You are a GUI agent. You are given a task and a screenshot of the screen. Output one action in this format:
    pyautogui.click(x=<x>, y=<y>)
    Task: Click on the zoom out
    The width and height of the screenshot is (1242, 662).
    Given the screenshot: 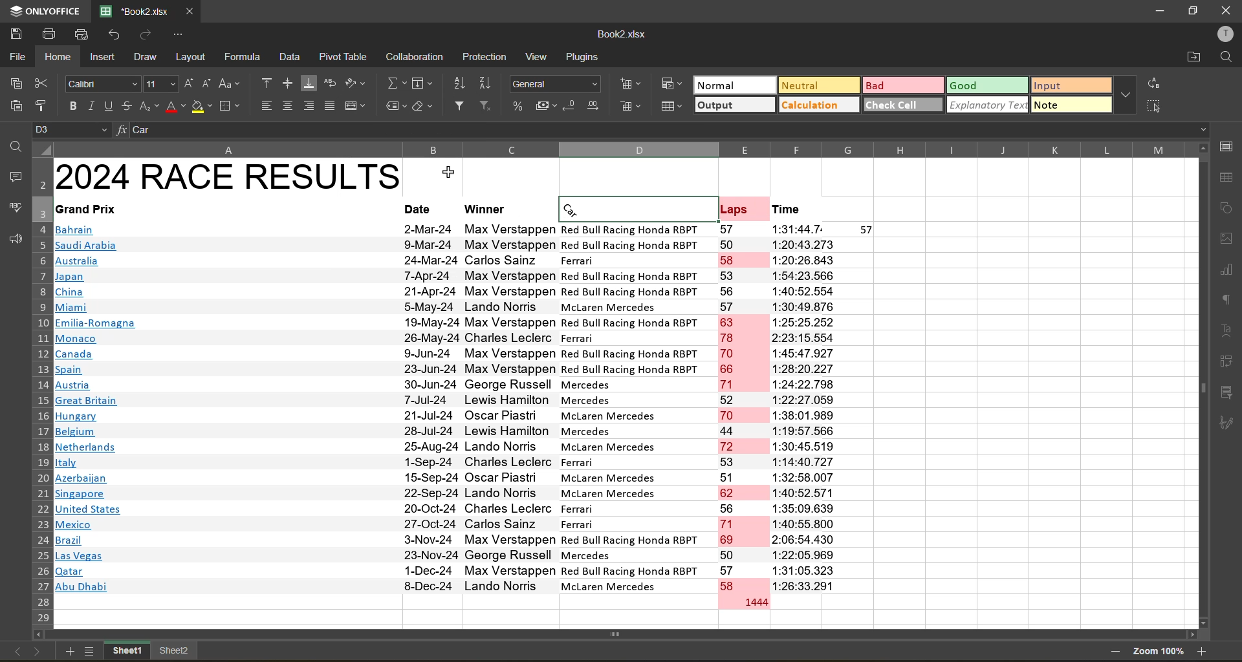 What is the action you would take?
    pyautogui.click(x=1113, y=650)
    